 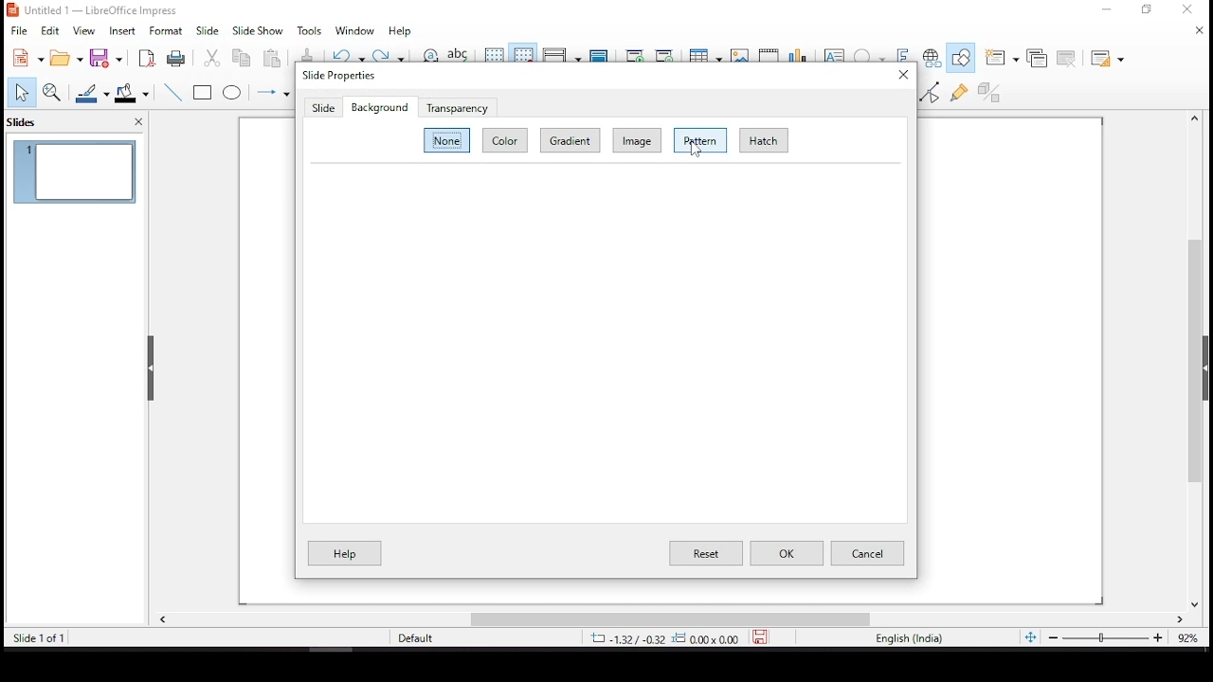 What do you see at coordinates (85, 31) in the screenshot?
I see `view` at bounding box center [85, 31].